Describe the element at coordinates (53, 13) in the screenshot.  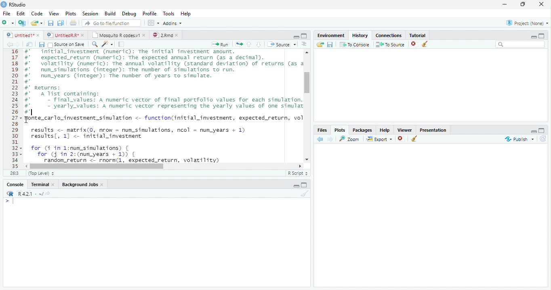
I see `View` at that location.